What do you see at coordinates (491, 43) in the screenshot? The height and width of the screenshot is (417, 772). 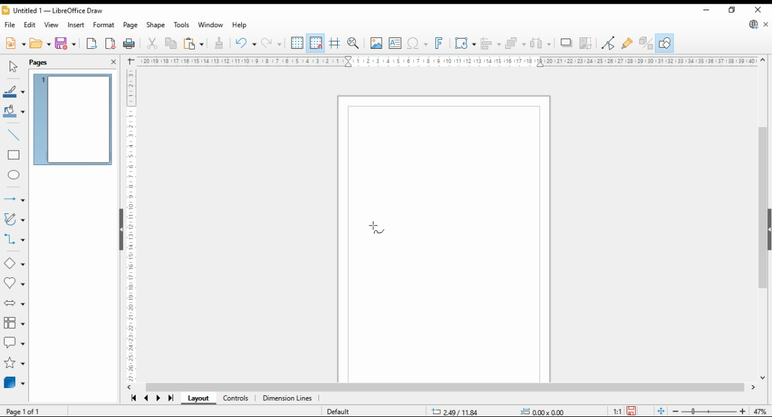 I see `align objects` at bounding box center [491, 43].